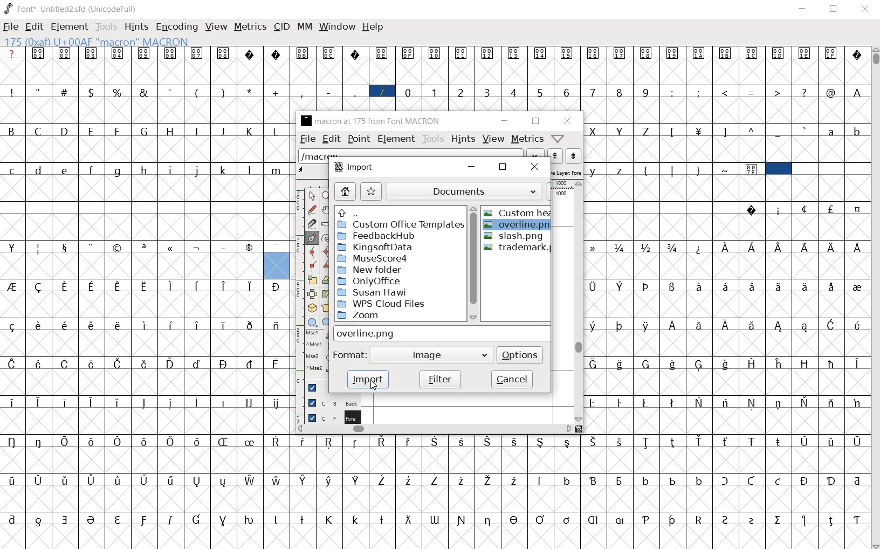 The height and width of the screenshot is (549, 880). I want to click on Symbol, so click(646, 52).